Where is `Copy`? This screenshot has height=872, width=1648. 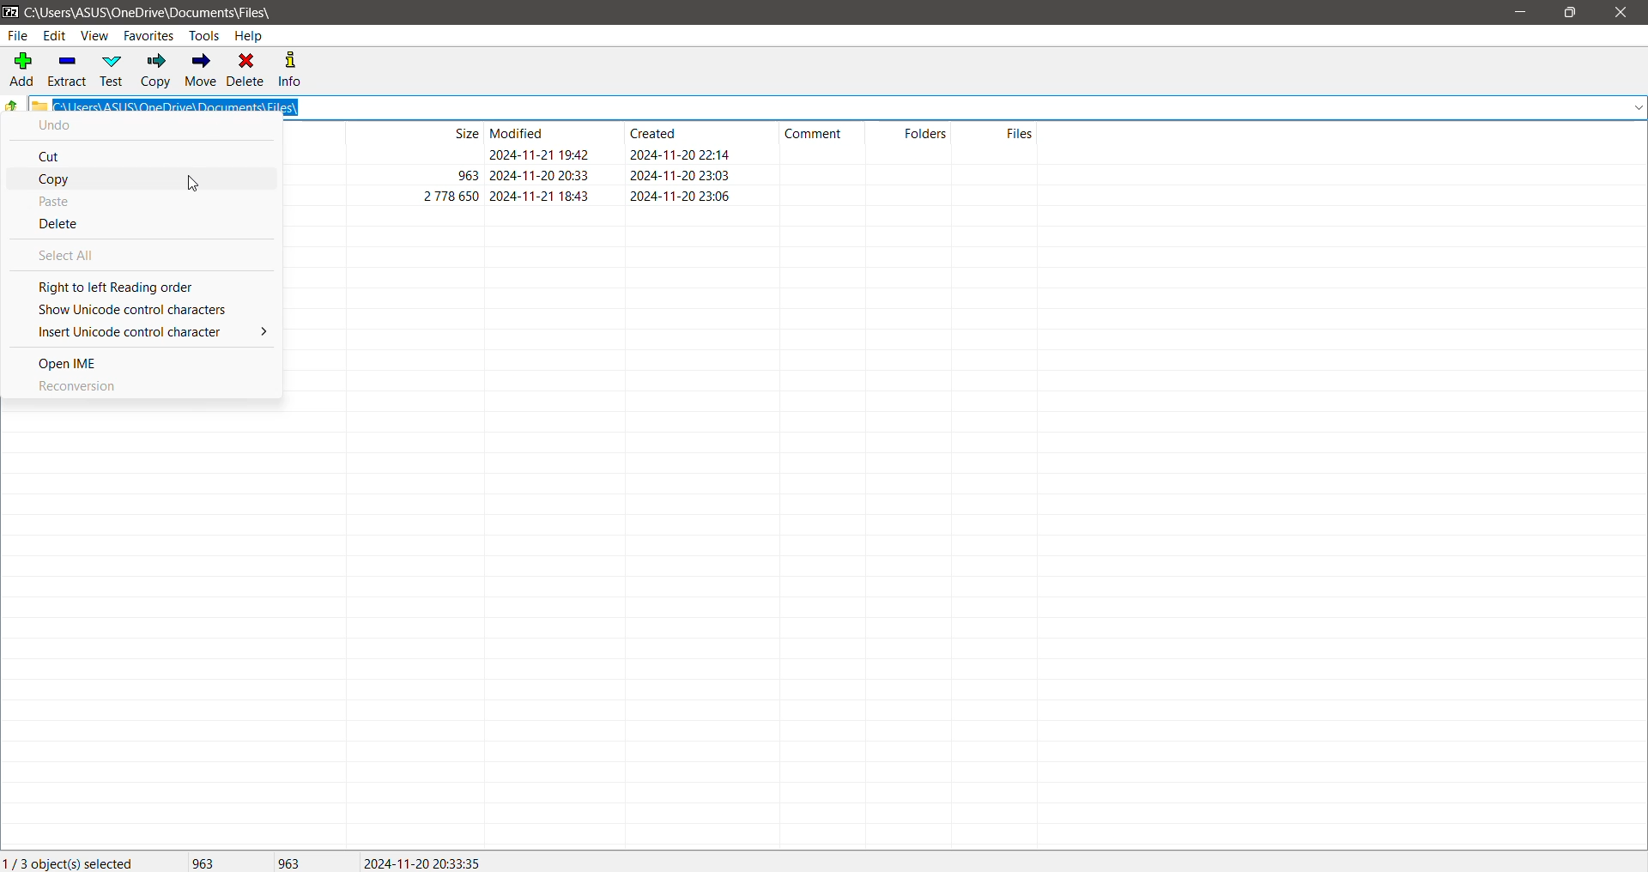
Copy is located at coordinates (69, 179).